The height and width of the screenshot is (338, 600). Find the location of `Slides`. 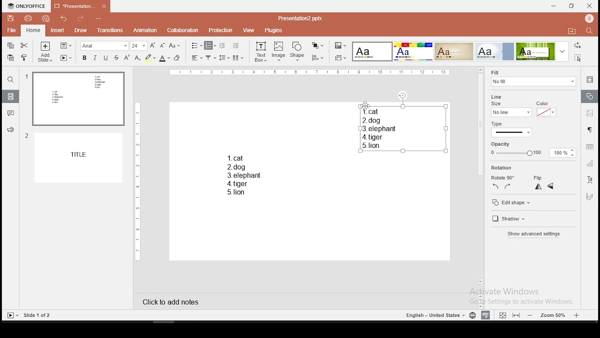

Slides is located at coordinates (29, 315).